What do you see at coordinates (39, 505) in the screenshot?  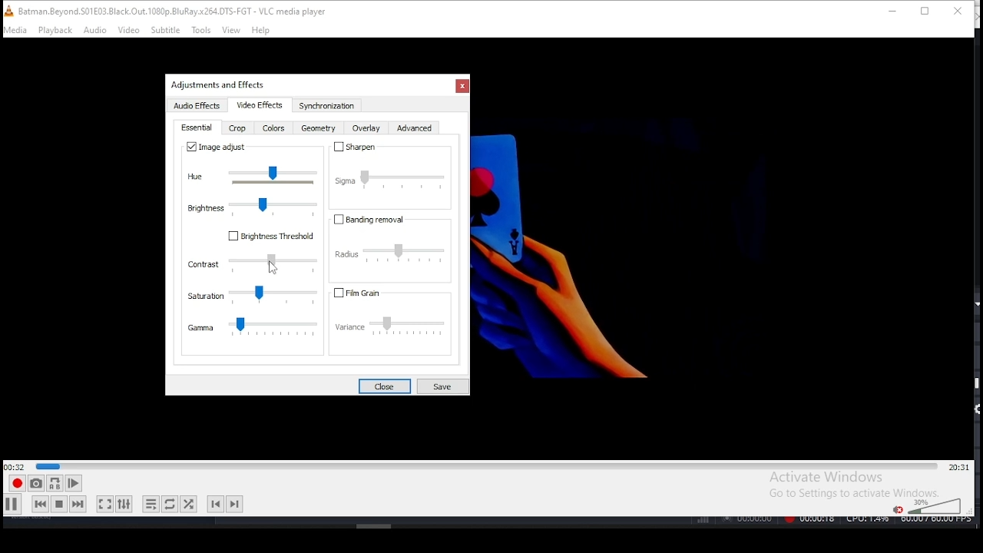 I see `previous media in track, skips backward when held` at bounding box center [39, 505].